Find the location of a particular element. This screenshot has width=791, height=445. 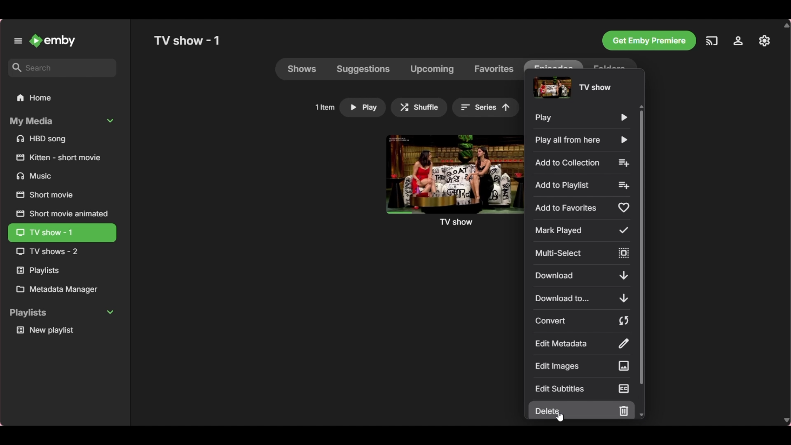

Convert is located at coordinates (582, 321).